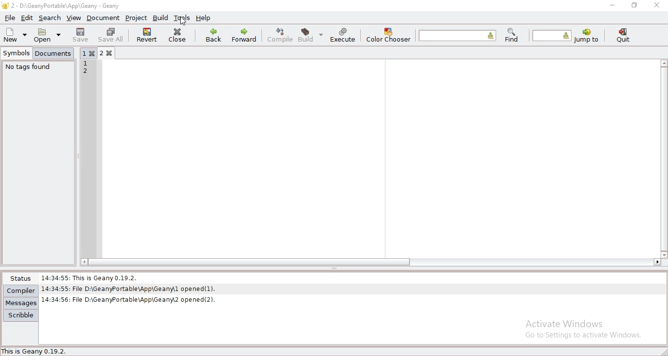 This screenshot has height=356, width=668. Describe the element at coordinates (183, 25) in the screenshot. I see `cursor` at that location.